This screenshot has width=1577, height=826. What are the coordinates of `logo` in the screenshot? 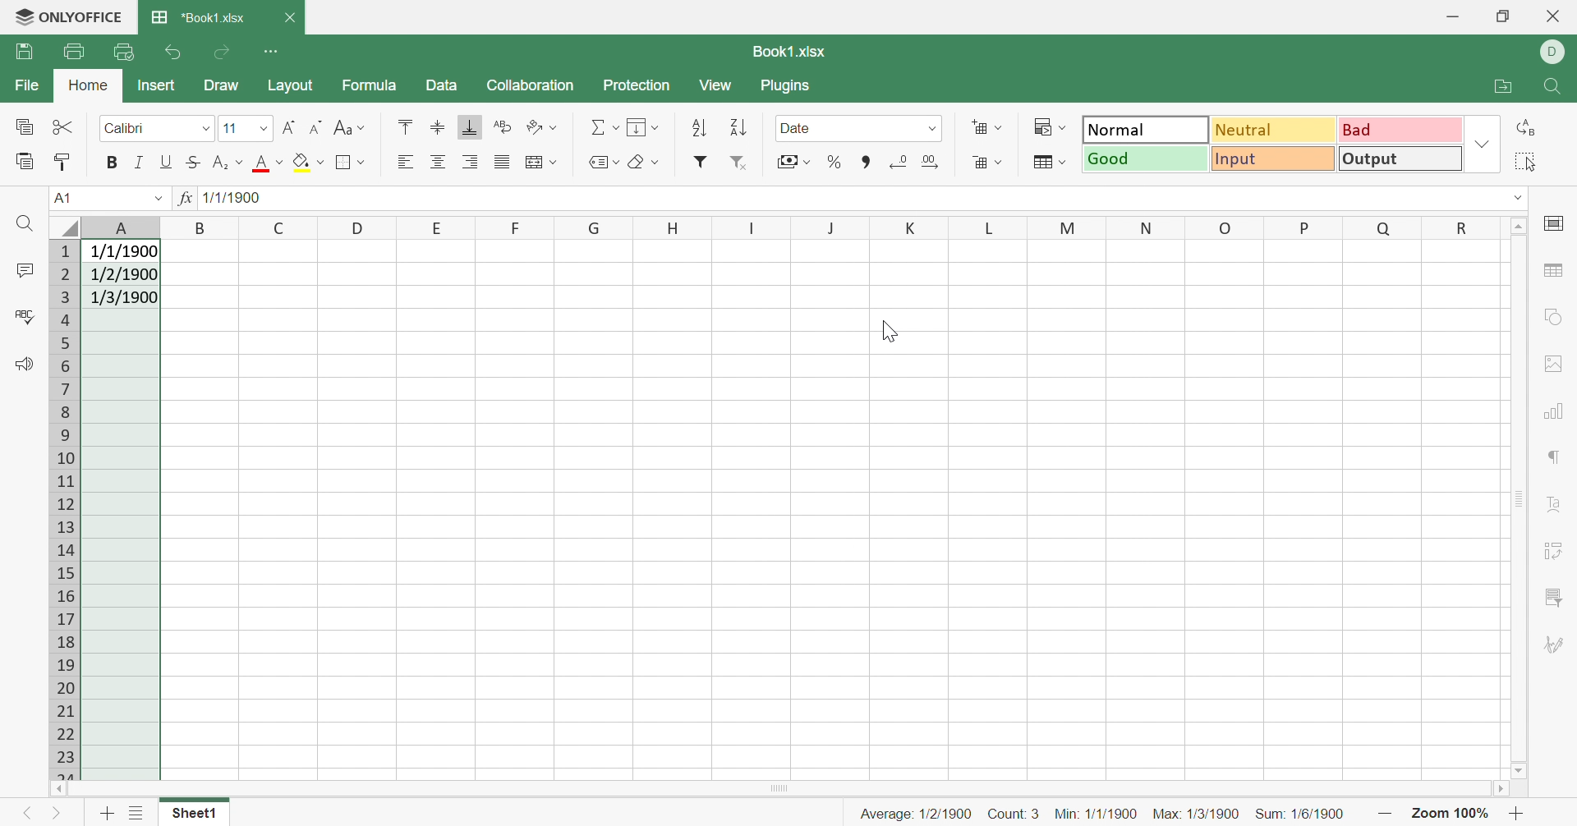 It's located at (16, 16).